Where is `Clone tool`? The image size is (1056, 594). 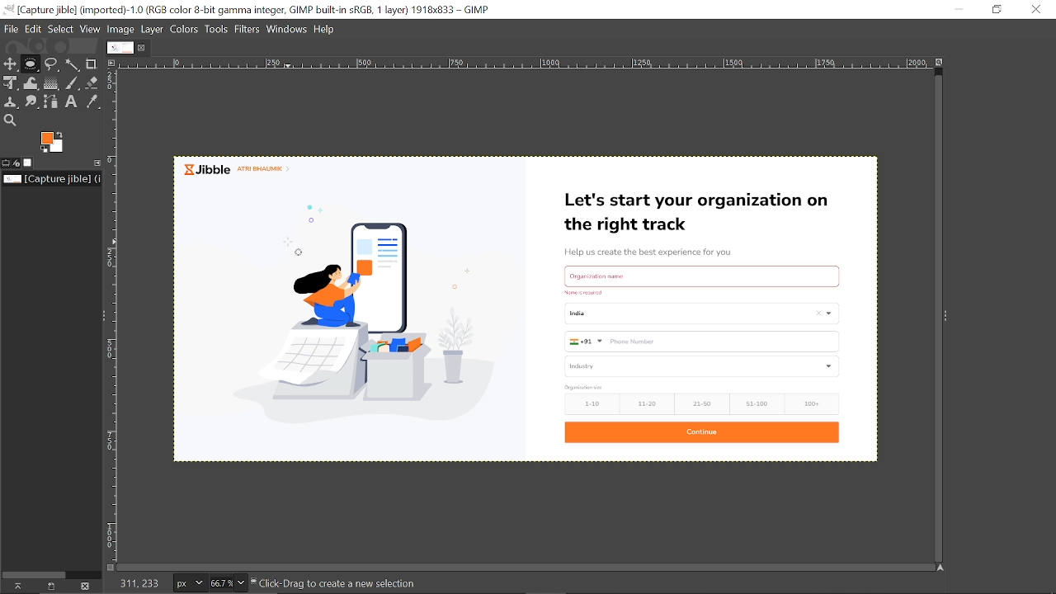
Clone tool is located at coordinates (13, 101).